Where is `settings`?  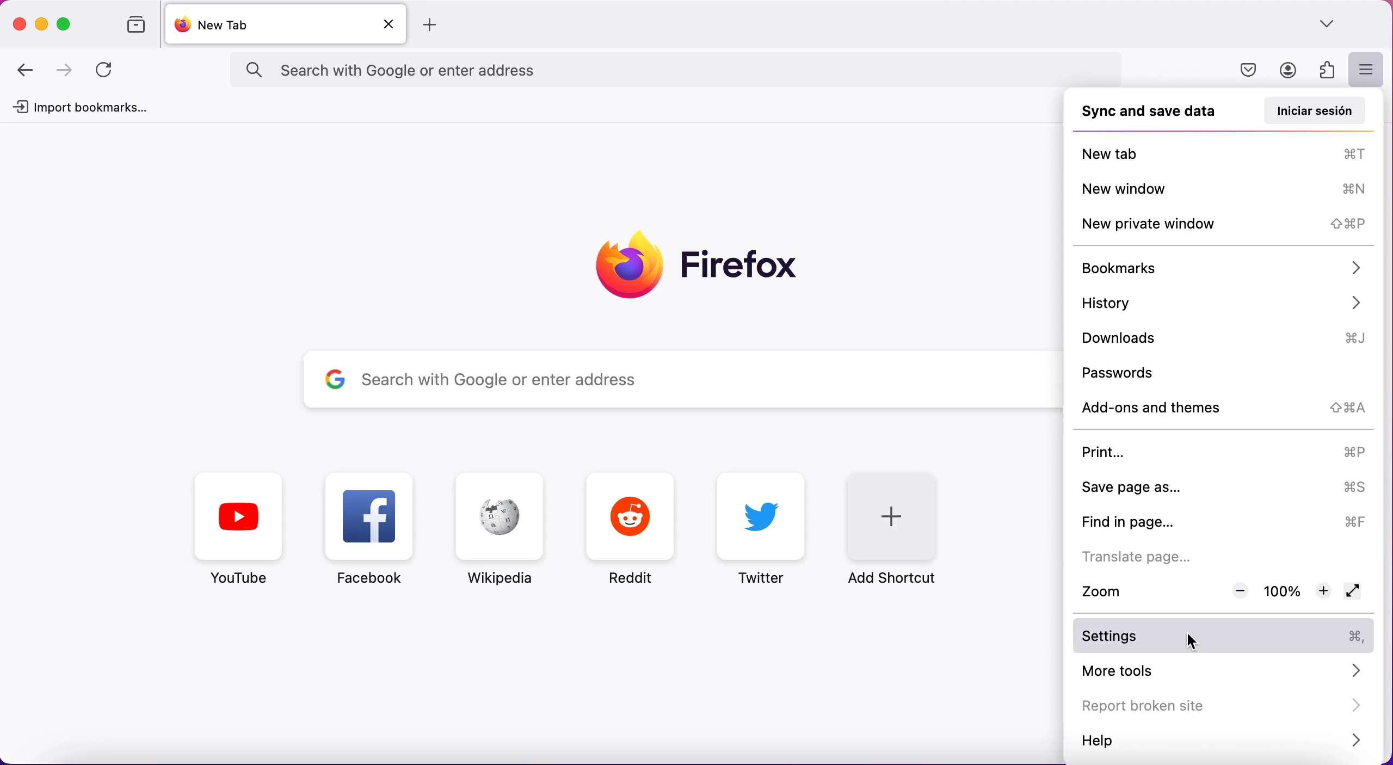
settings is located at coordinates (1226, 637).